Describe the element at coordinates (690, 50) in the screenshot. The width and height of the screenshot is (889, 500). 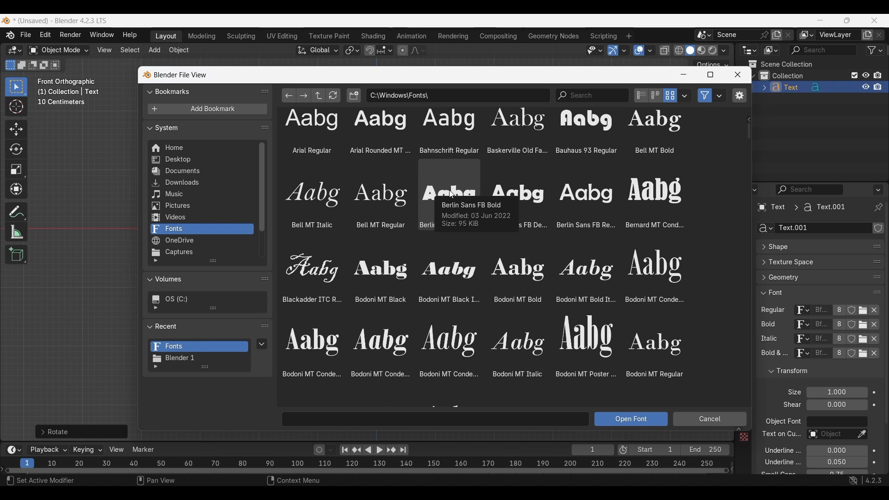
I see `Viewport shading, solid` at that location.